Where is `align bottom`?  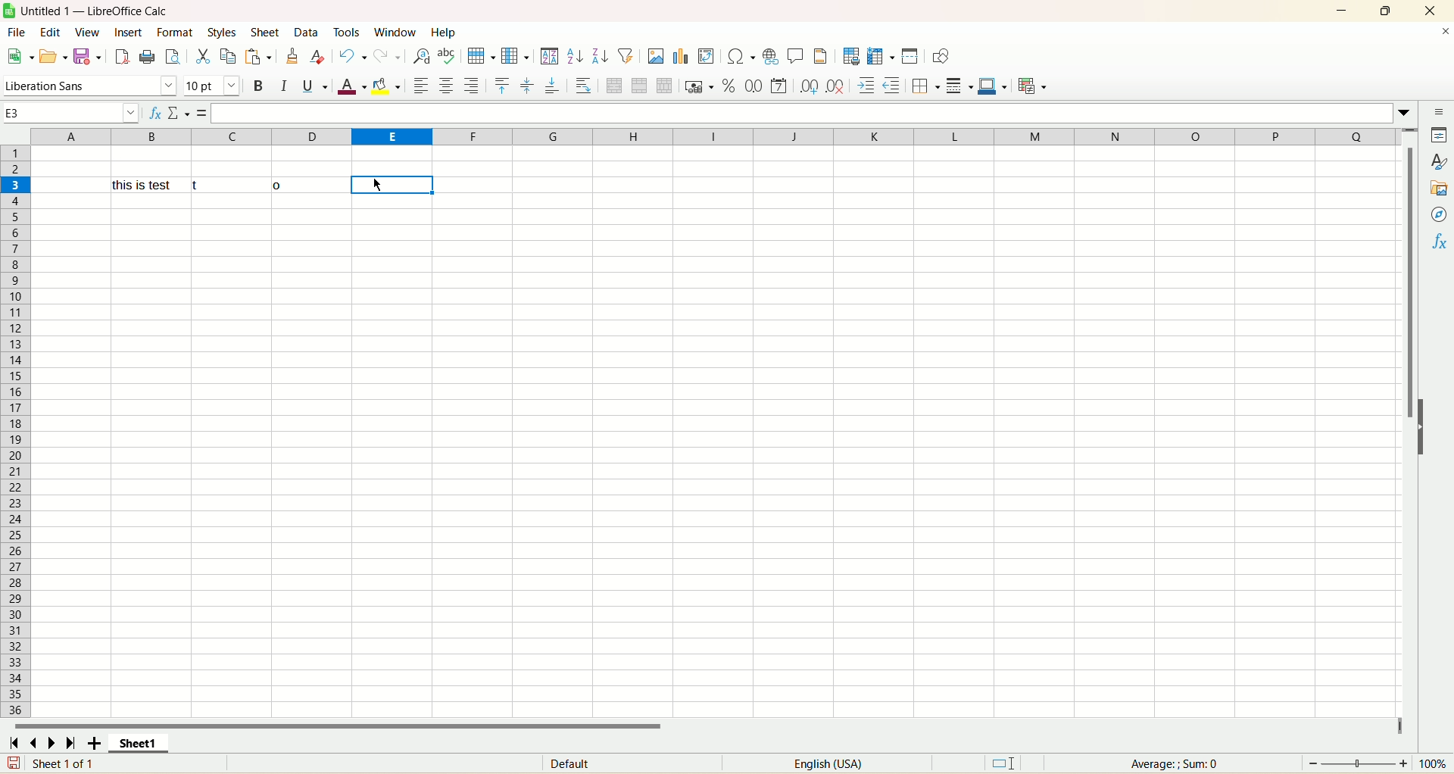
align bottom is located at coordinates (555, 86).